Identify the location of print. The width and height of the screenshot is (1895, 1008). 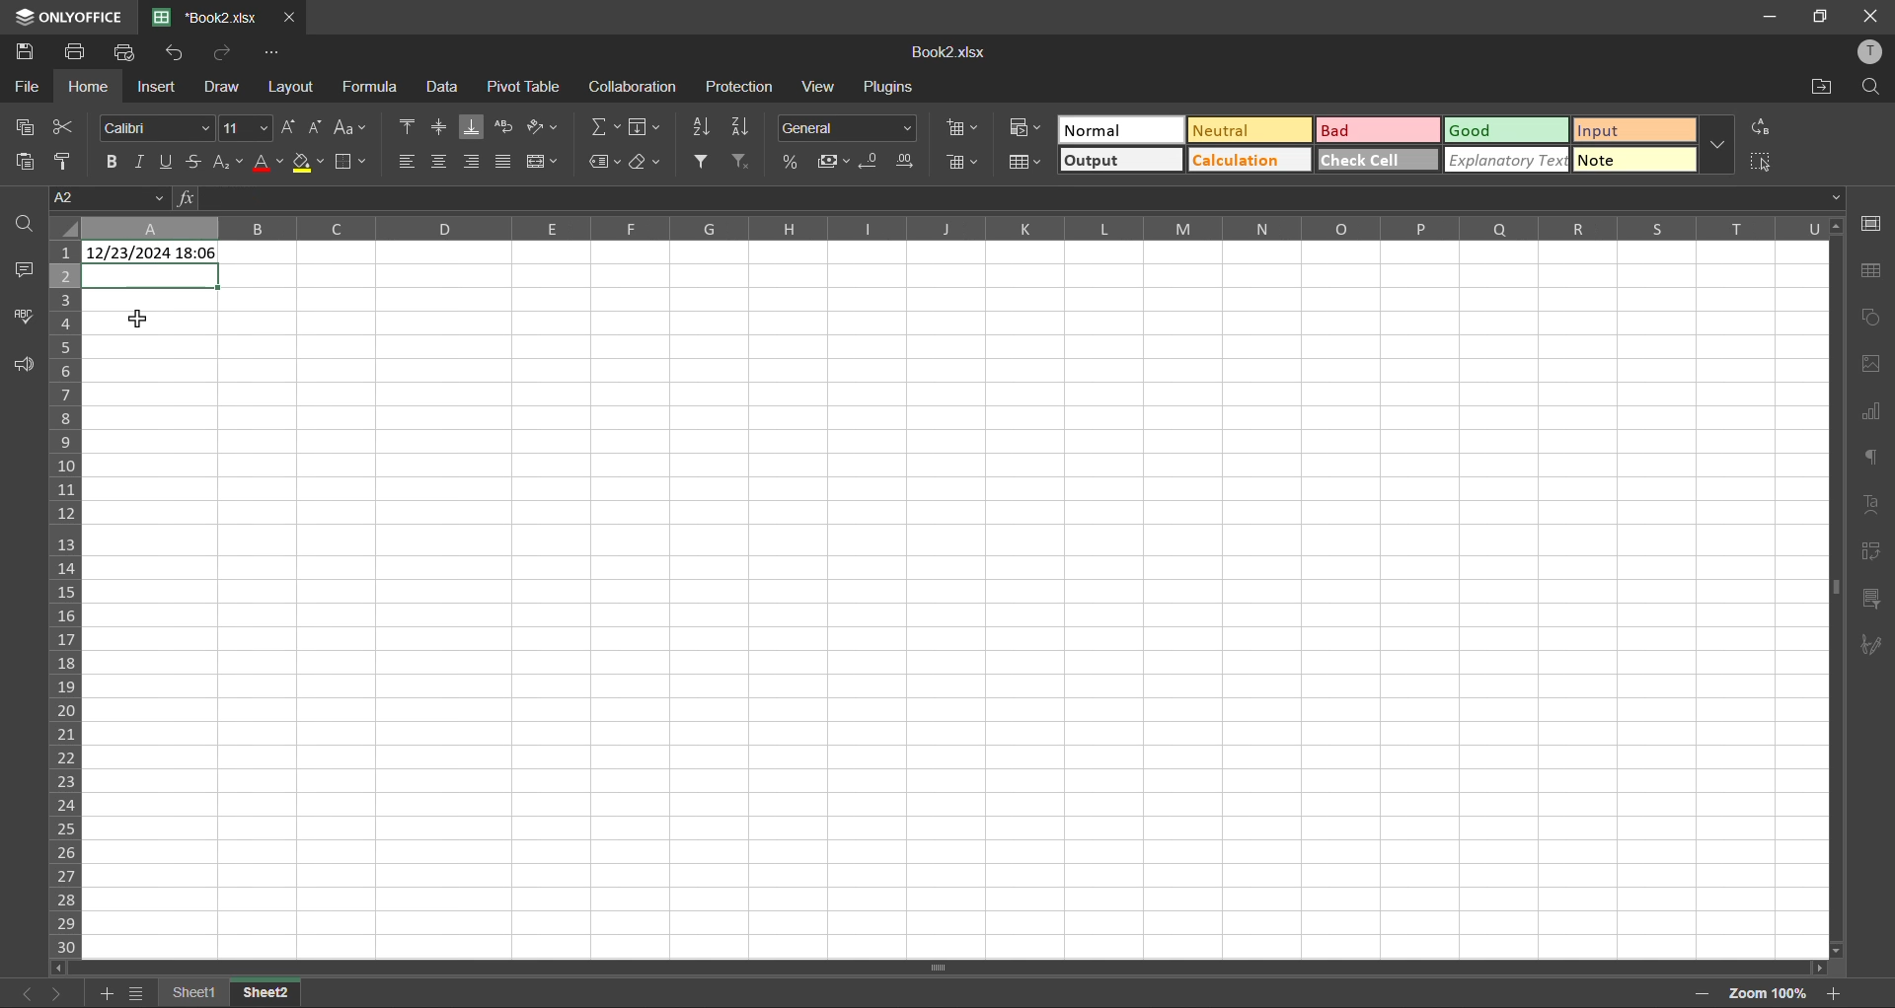
(79, 50).